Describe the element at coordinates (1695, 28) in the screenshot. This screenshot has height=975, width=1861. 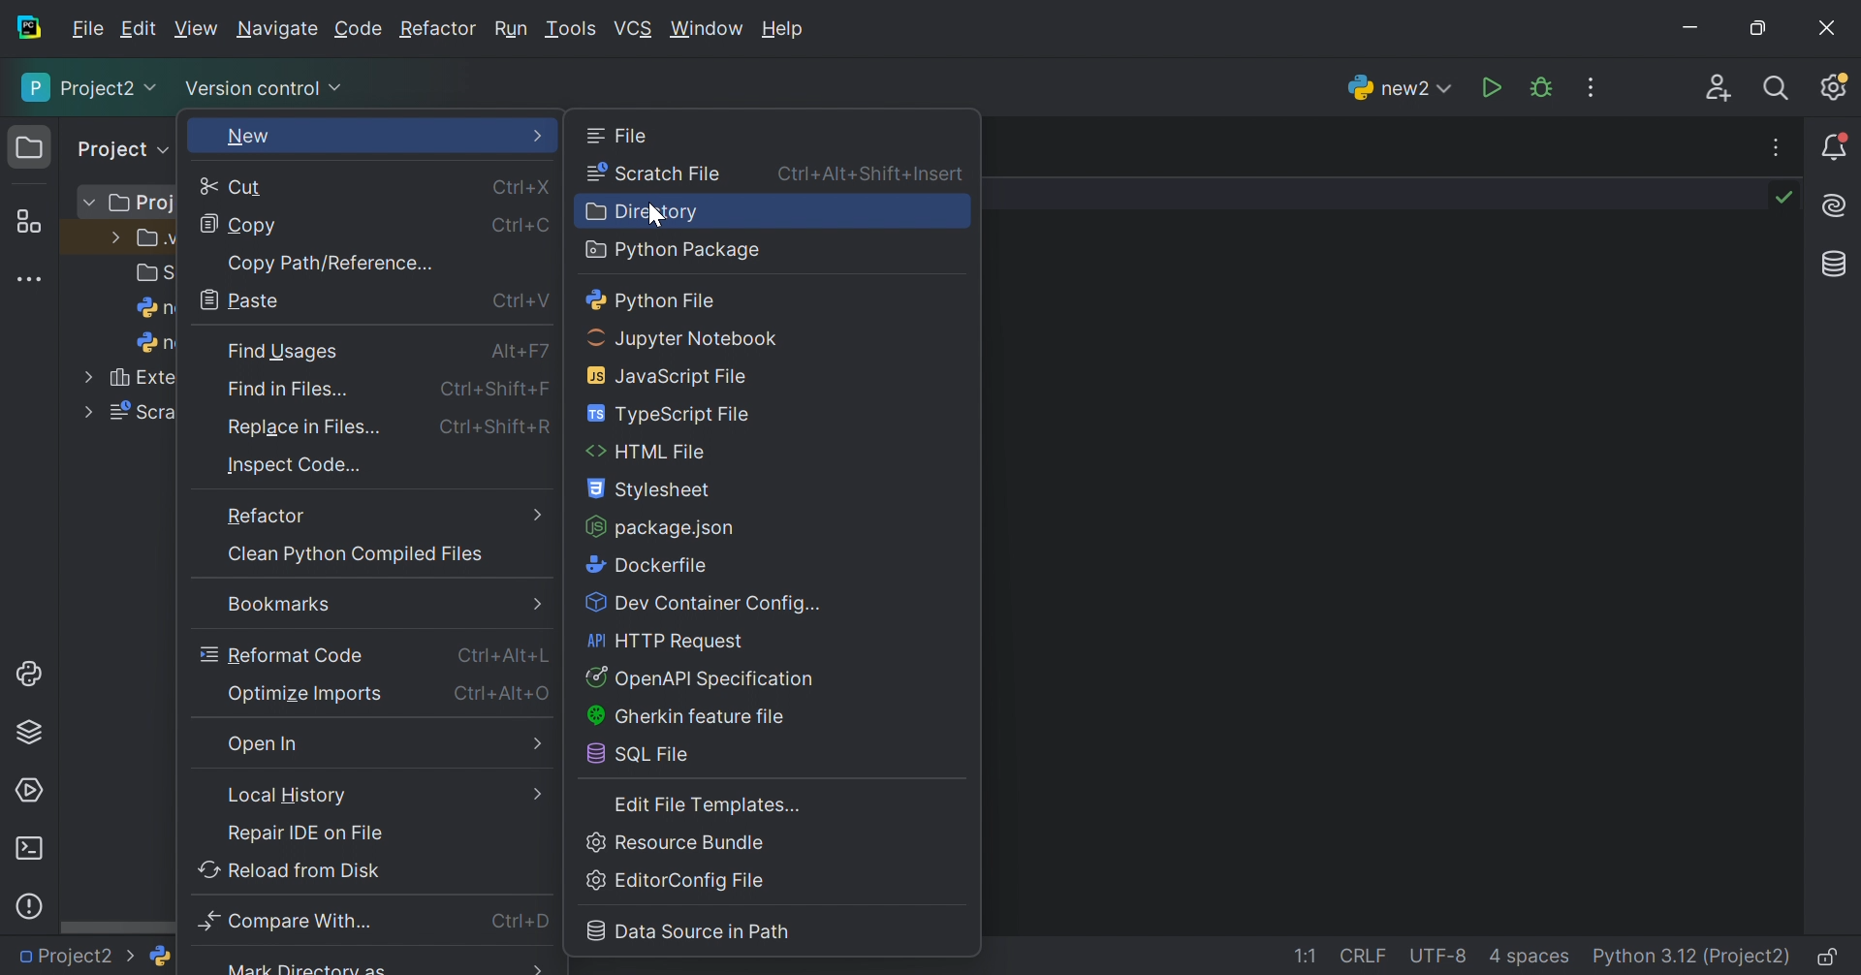
I see `Minimize` at that location.